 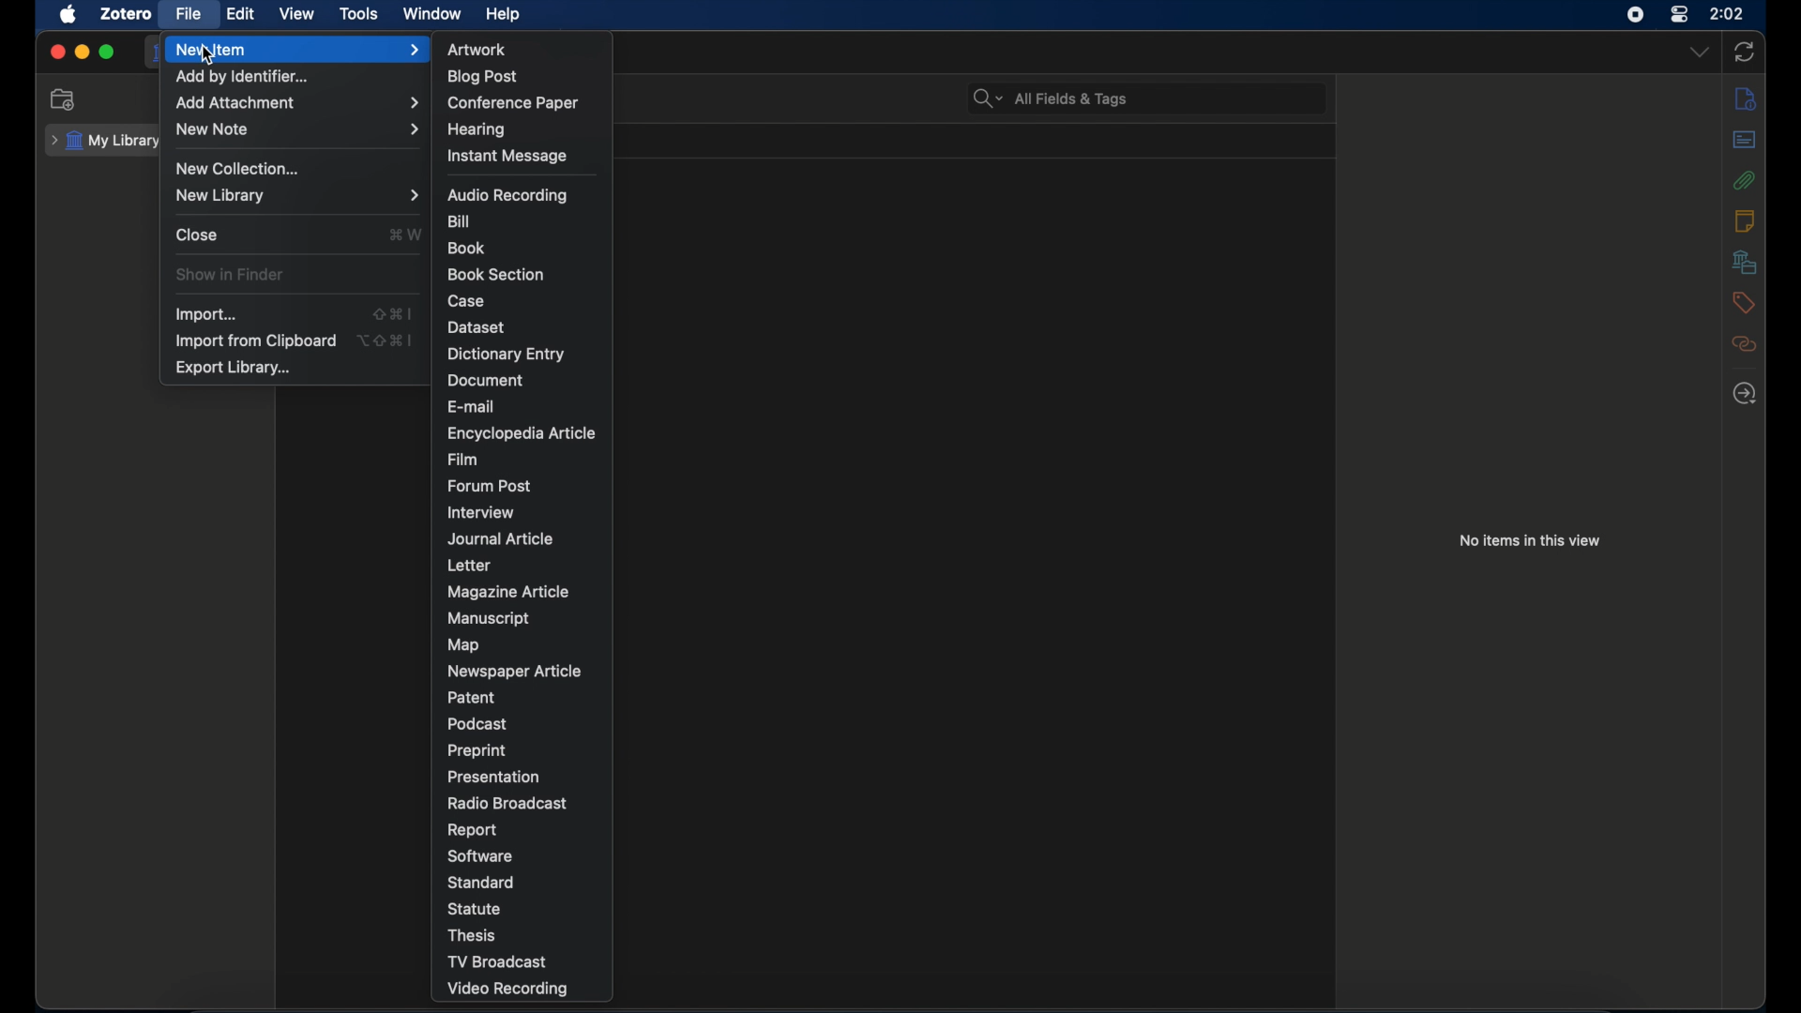 I want to click on control center, so click(x=1681, y=14).